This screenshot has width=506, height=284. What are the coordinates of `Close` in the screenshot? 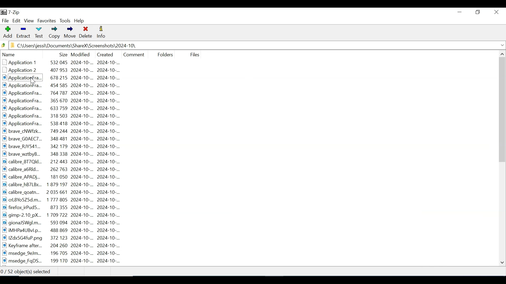 It's located at (496, 12).